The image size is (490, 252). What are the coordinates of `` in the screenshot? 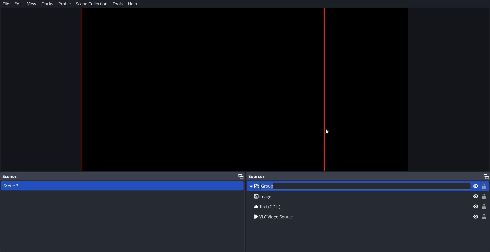 It's located at (367, 206).